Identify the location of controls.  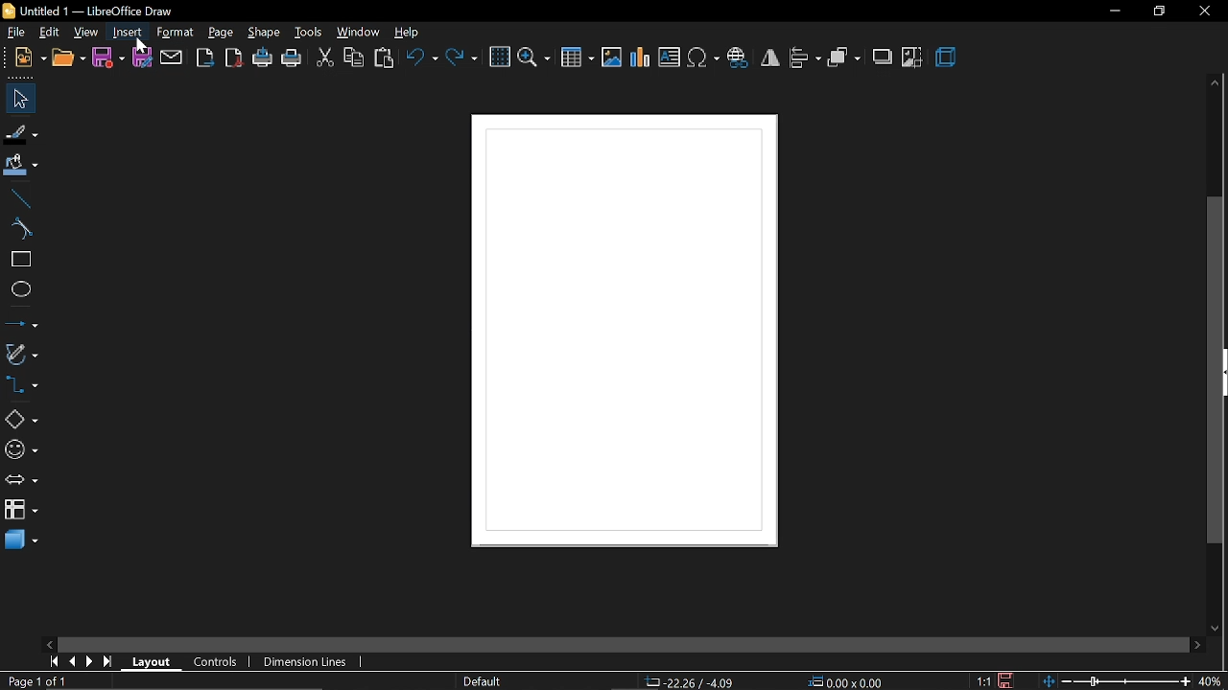
(210, 661).